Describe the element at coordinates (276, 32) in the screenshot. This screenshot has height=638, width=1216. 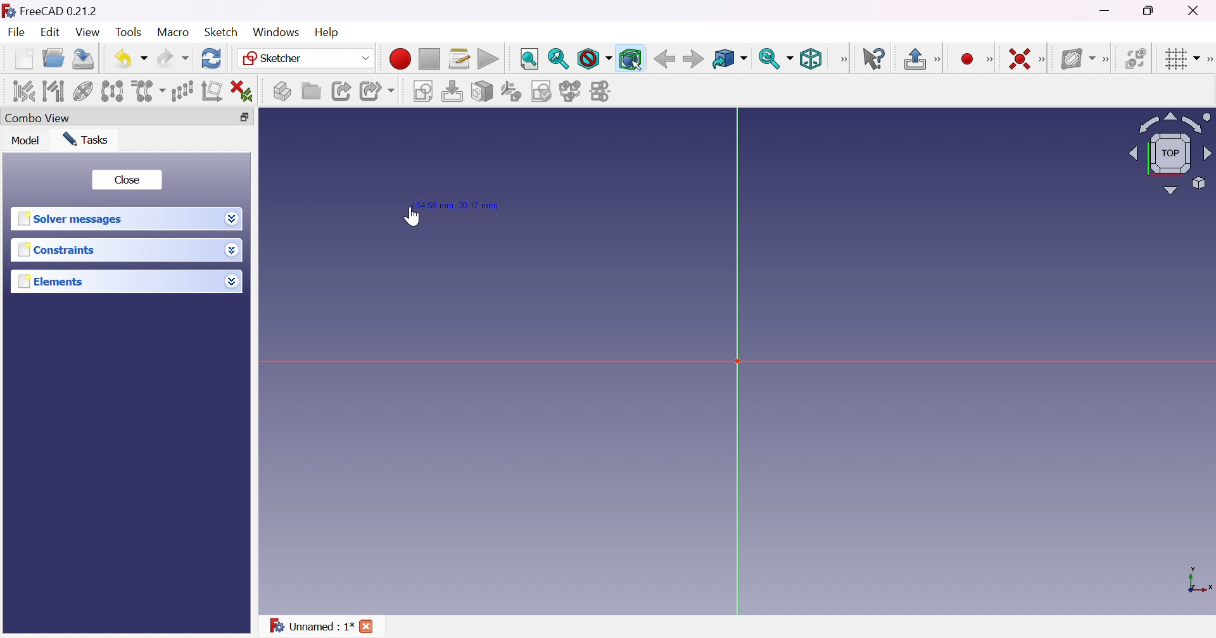
I see `Windows` at that location.